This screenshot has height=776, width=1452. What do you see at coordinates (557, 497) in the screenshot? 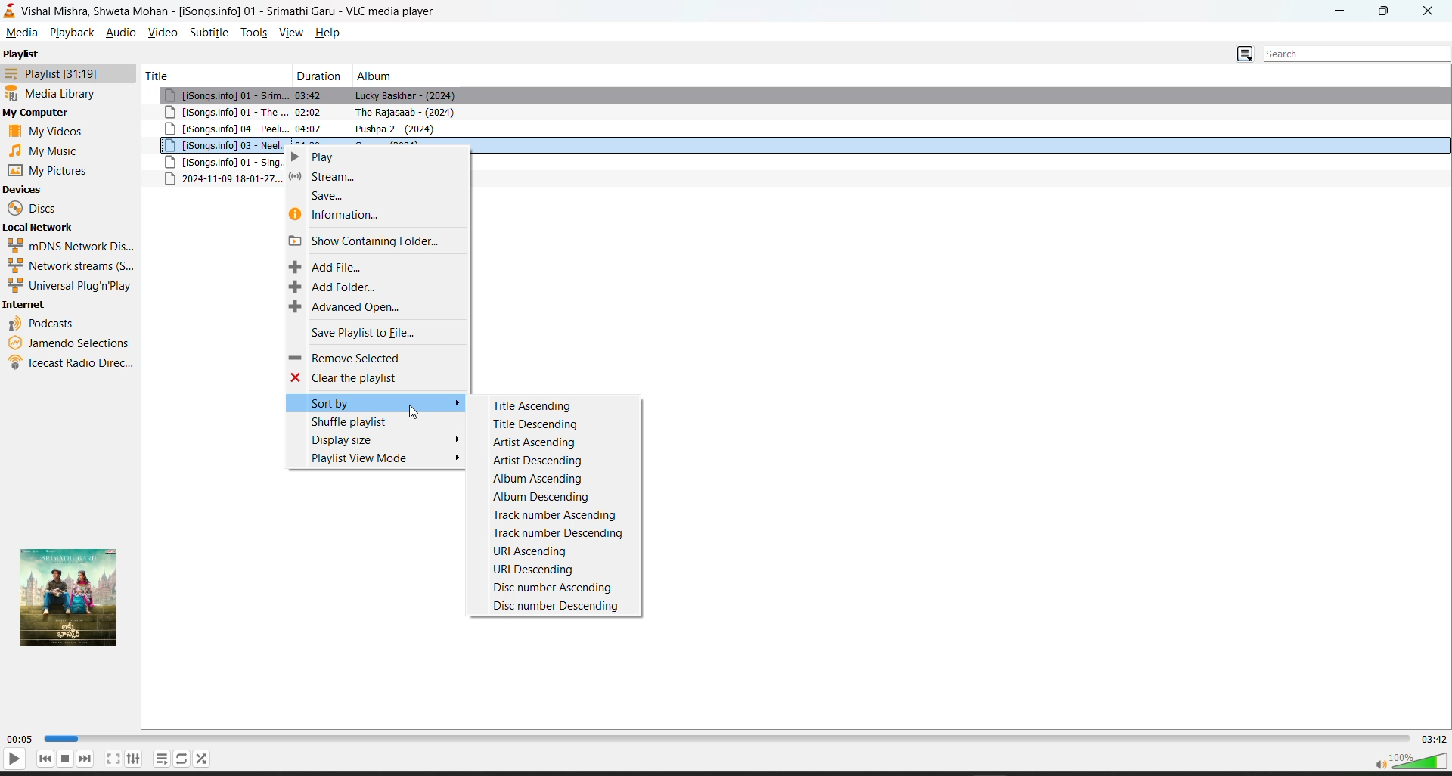
I see `album descending` at bounding box center [557, 497].